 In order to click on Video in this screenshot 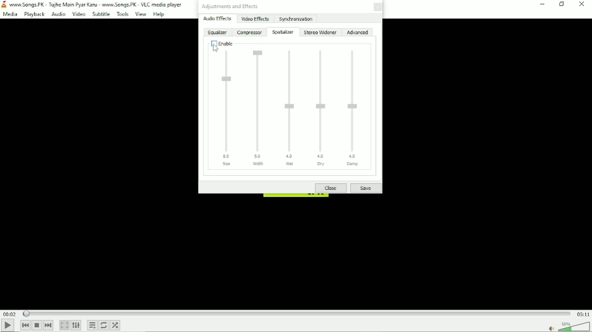, I will do `click(79, 14)`.